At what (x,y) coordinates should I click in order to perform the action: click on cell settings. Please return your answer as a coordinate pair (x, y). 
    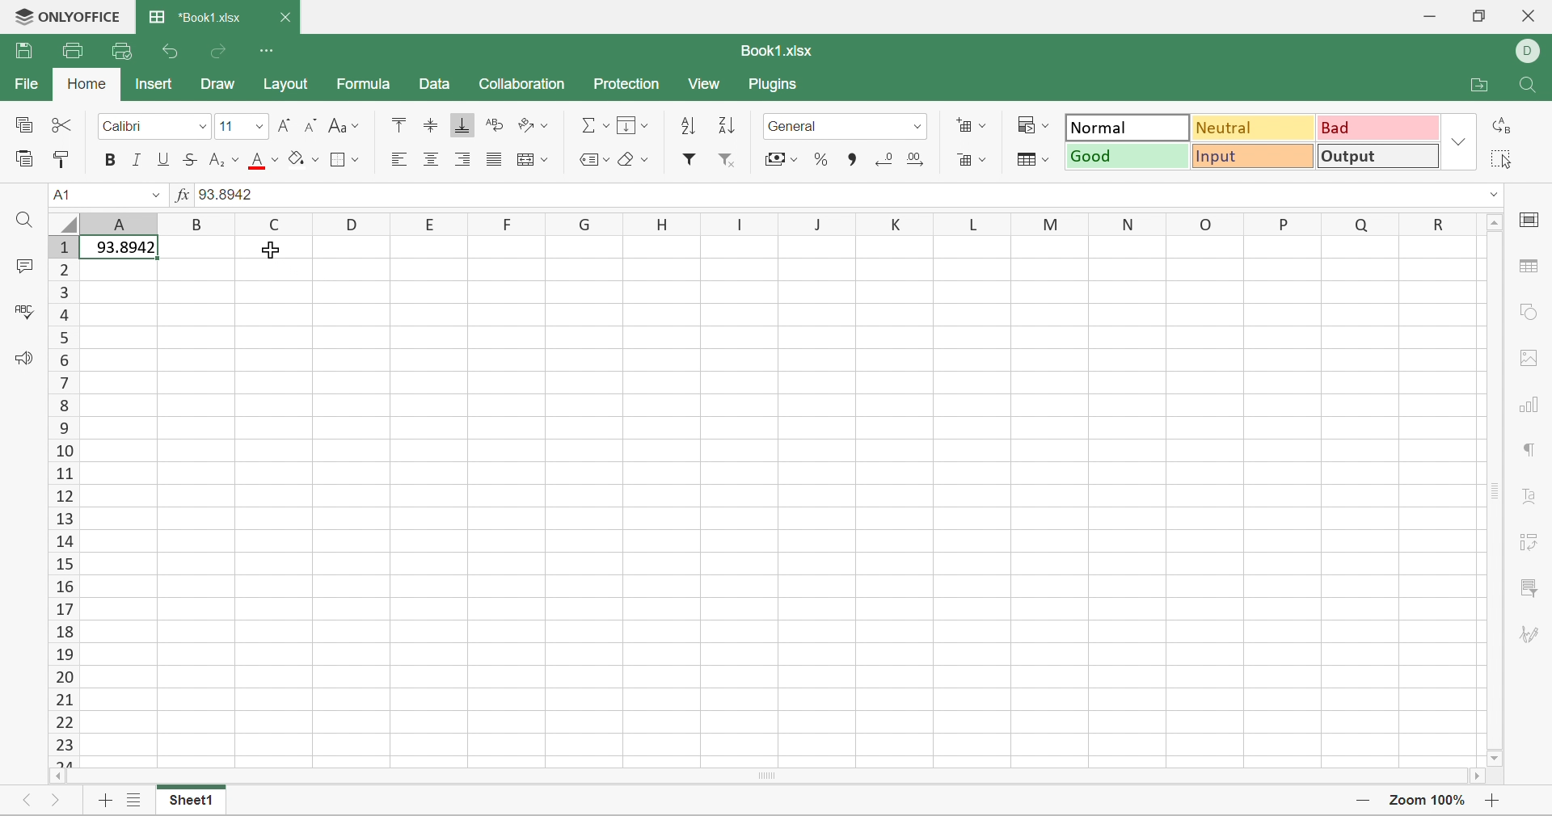
    Looking at the image, I should click on (1532, 217).